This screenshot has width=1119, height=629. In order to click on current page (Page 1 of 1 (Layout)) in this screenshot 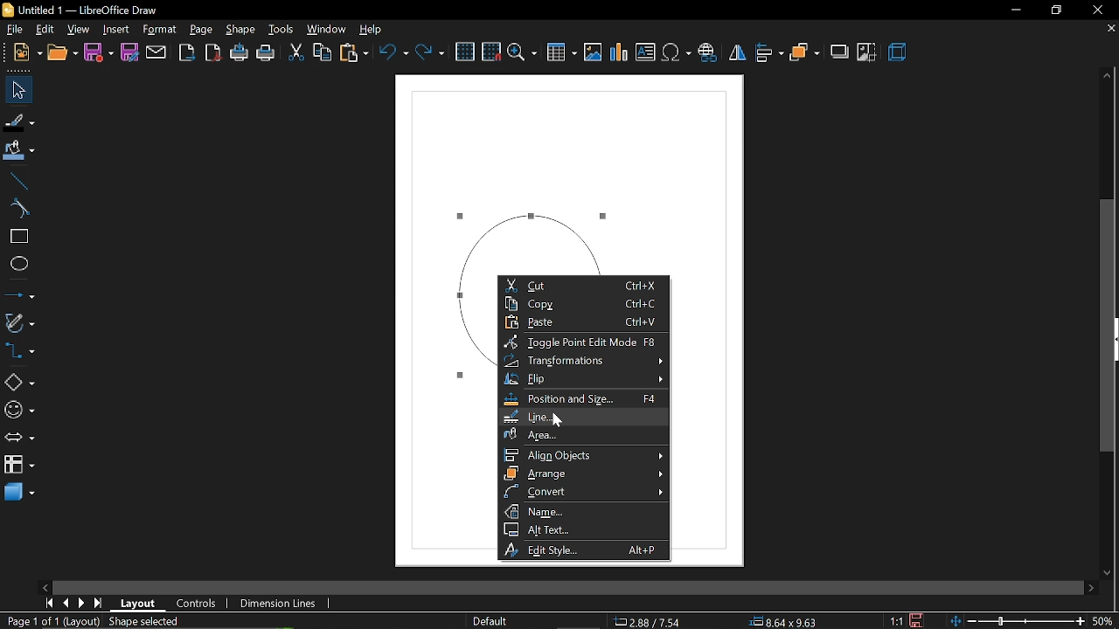, I will do `click(51, 622)`.